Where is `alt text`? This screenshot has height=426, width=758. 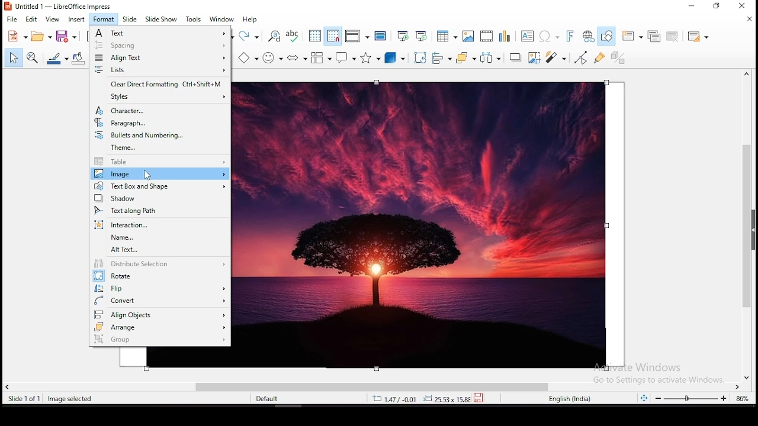 alt text is located at coordinates (161, 250).